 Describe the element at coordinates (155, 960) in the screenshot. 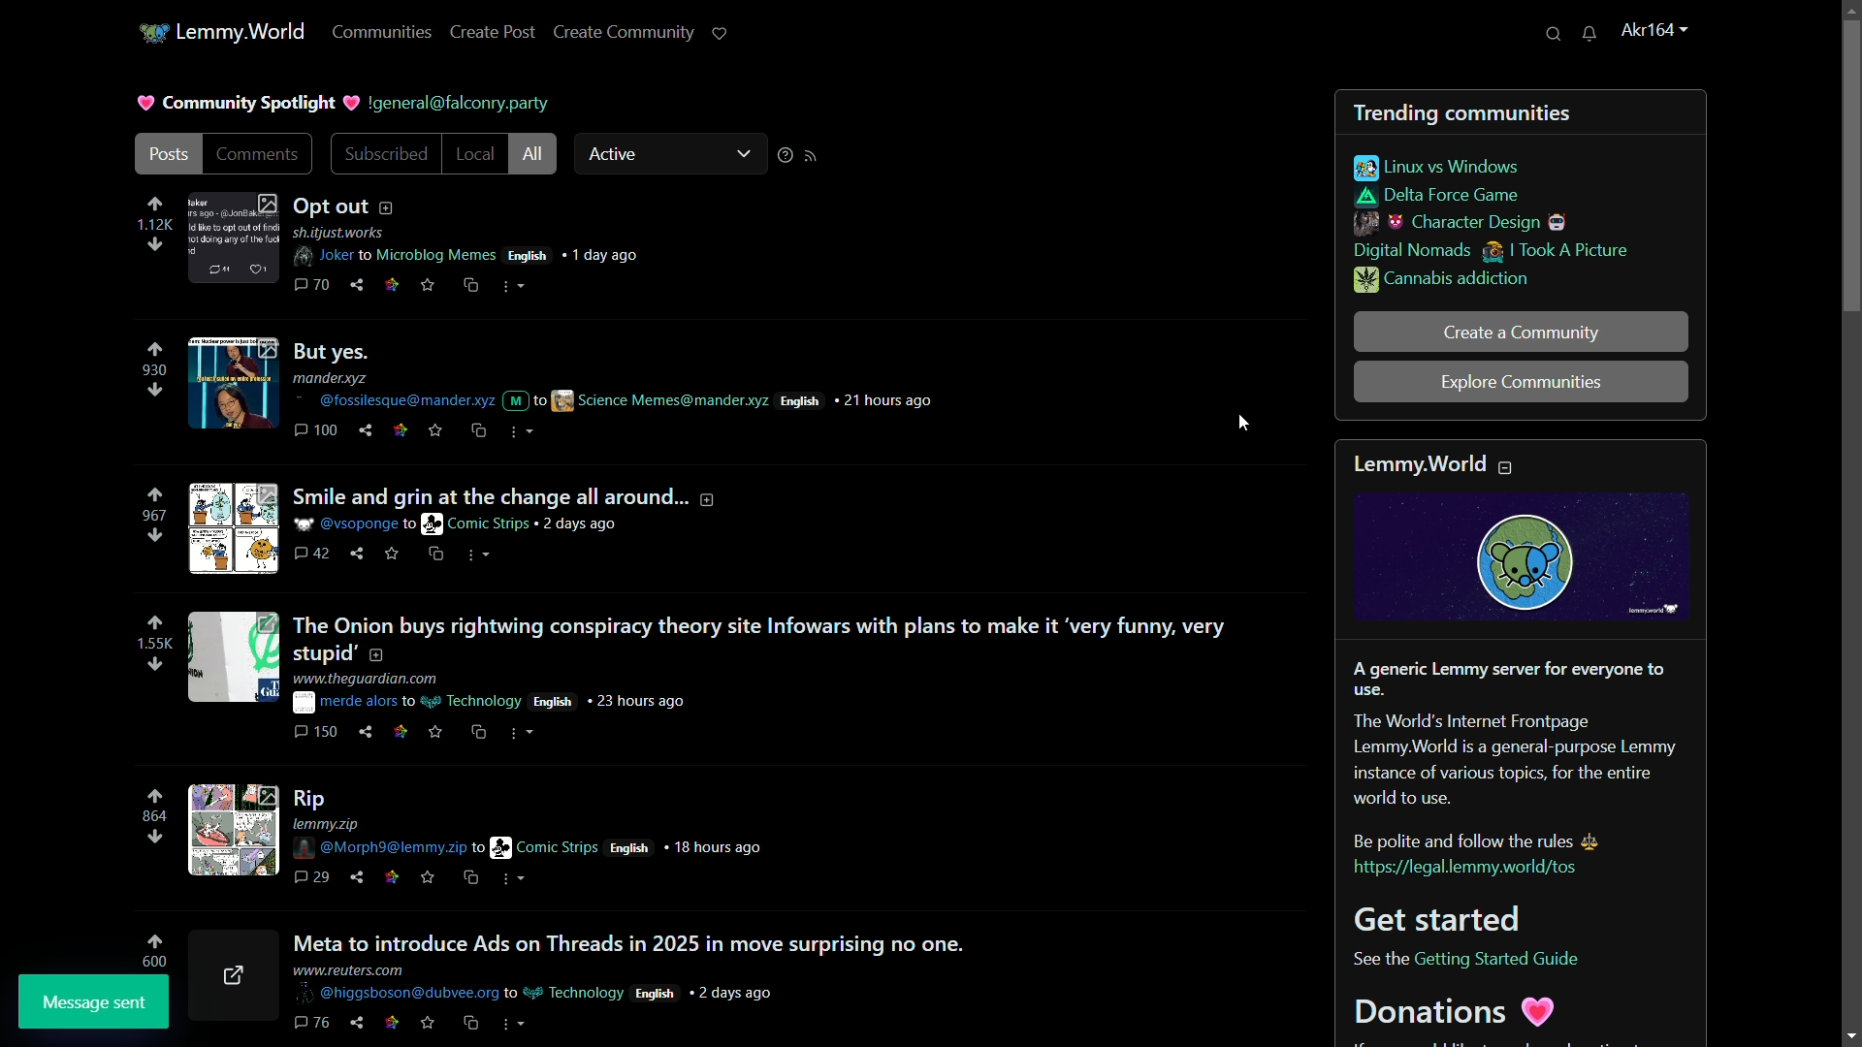

I see `number of votes` at that location.